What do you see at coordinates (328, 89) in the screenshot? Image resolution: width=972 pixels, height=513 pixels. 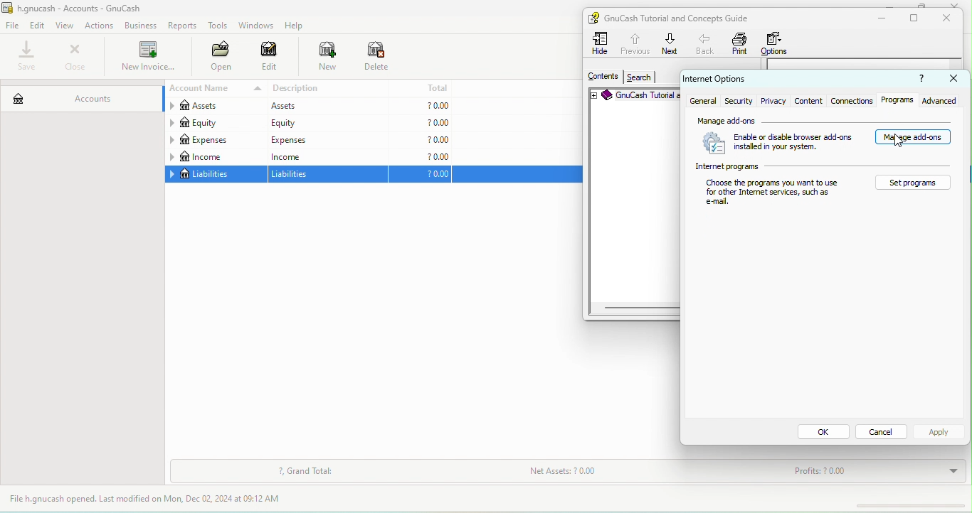 I see `description` at bounding box center [328, 89].